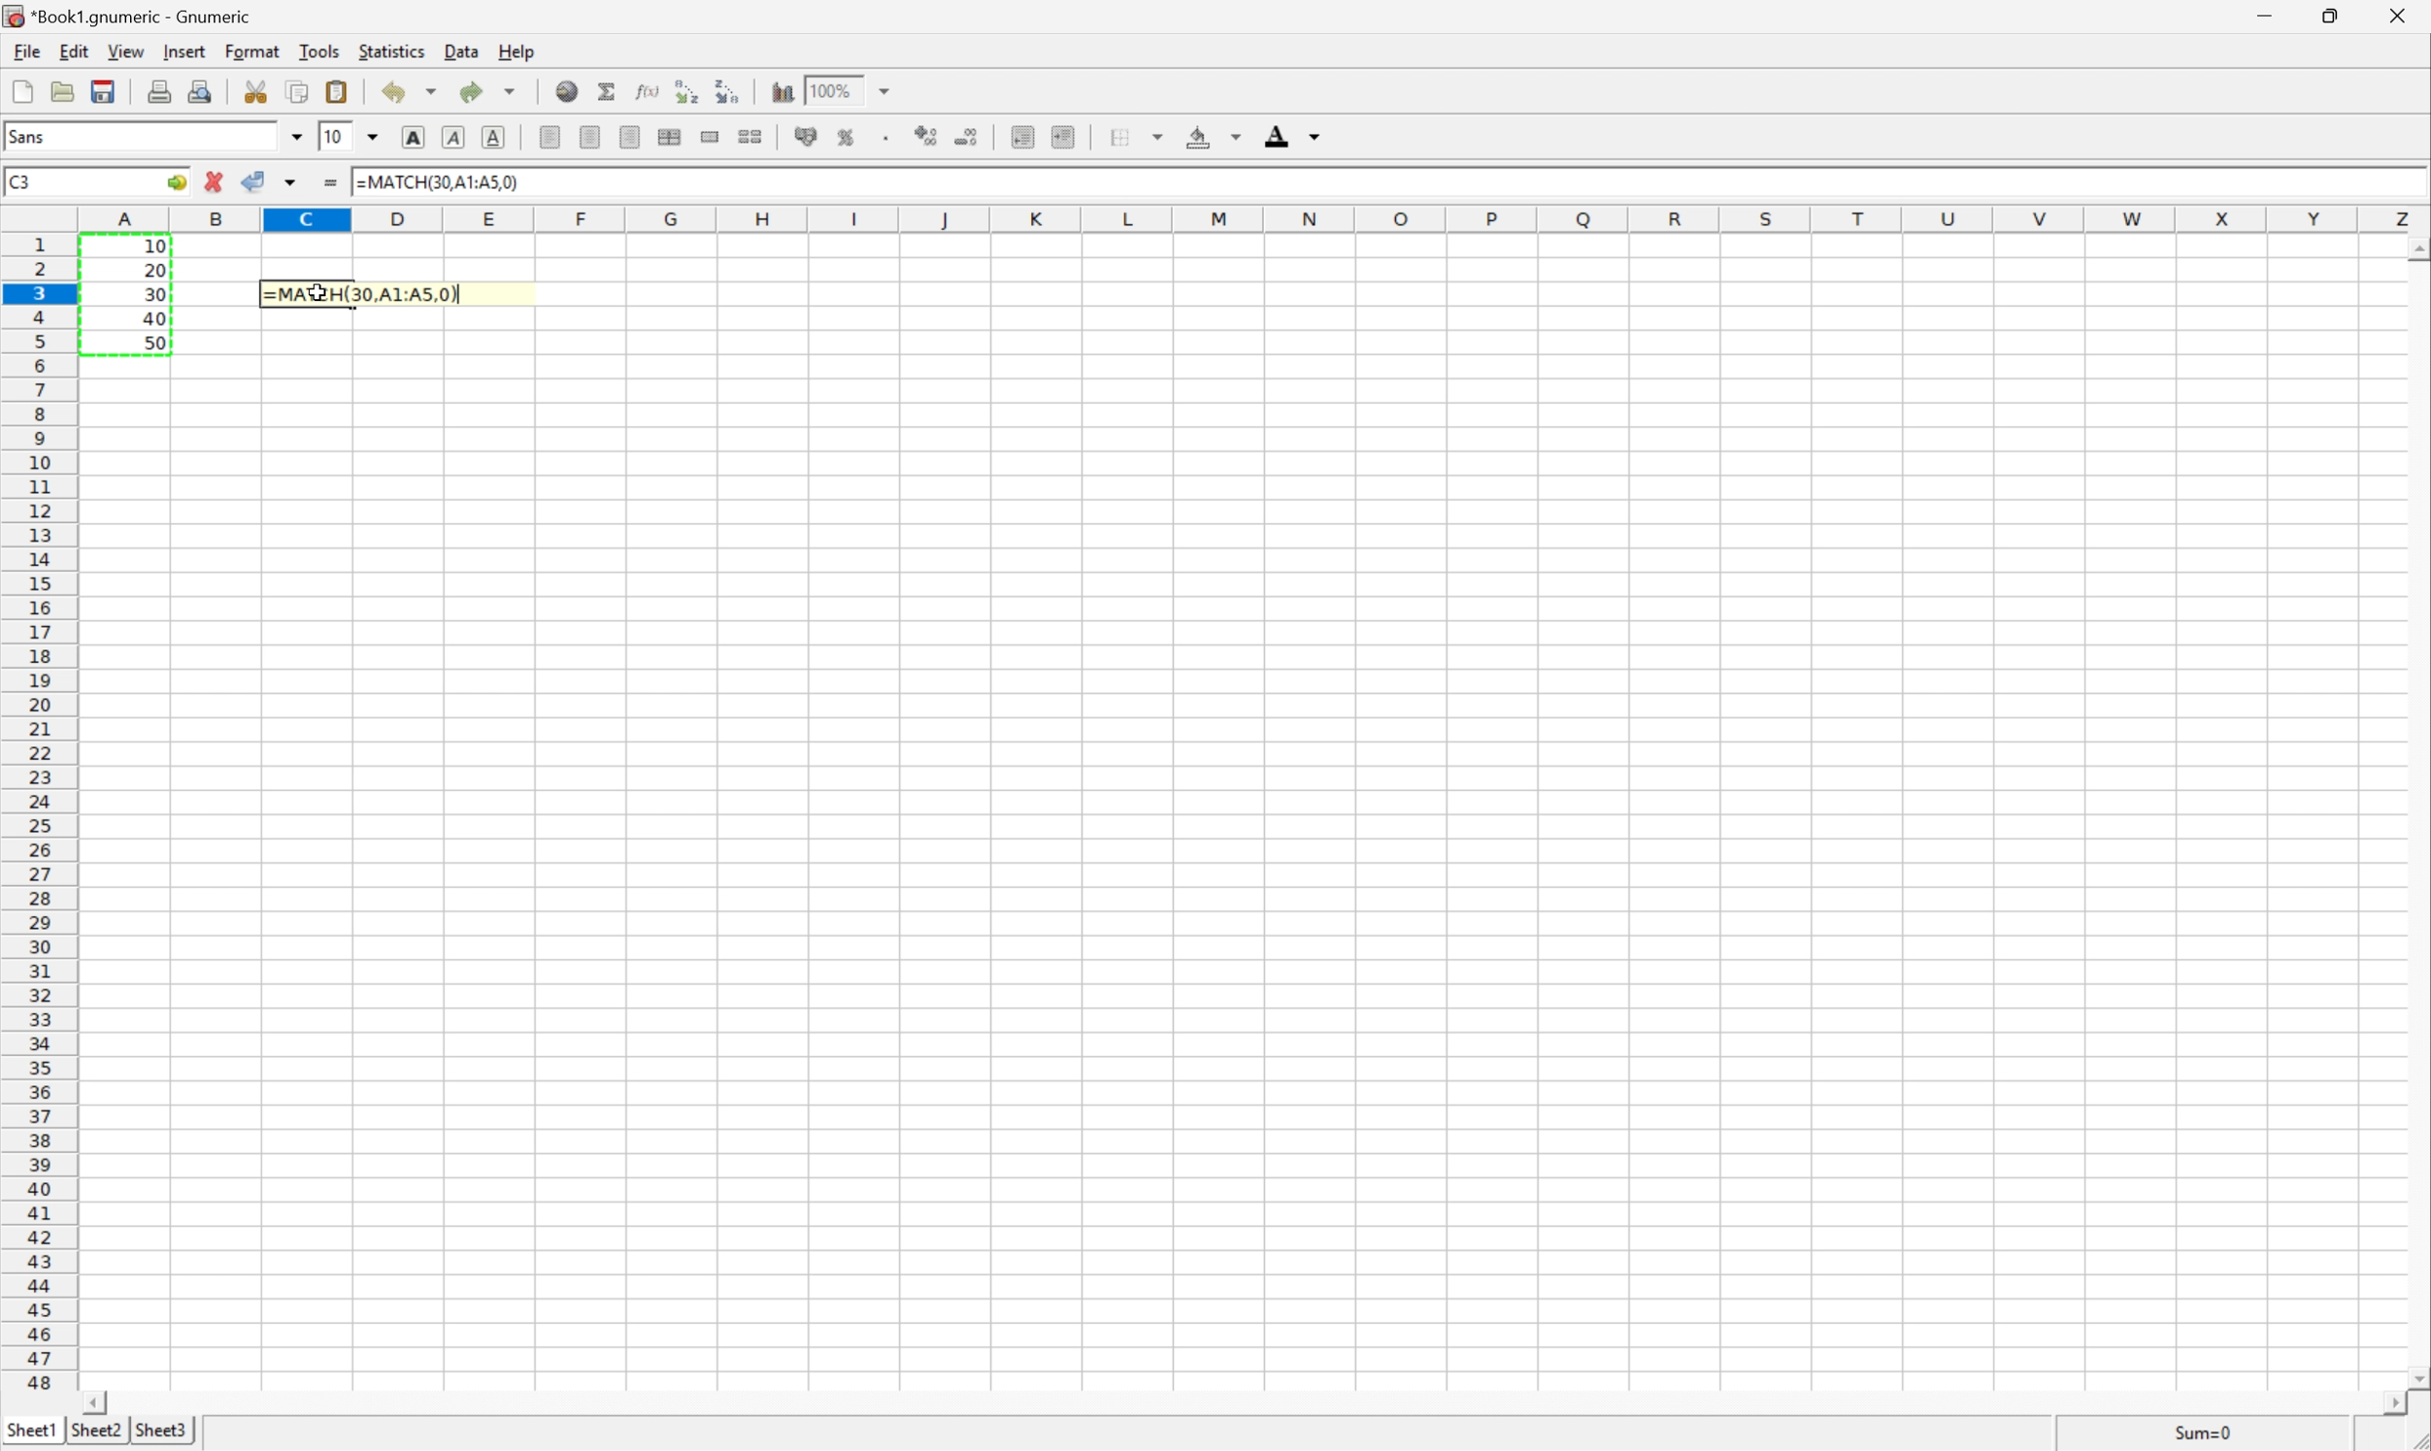 Image resolution: width=2431 pixels, height=1451 pixels. I want to click on View, so click(128, 52).